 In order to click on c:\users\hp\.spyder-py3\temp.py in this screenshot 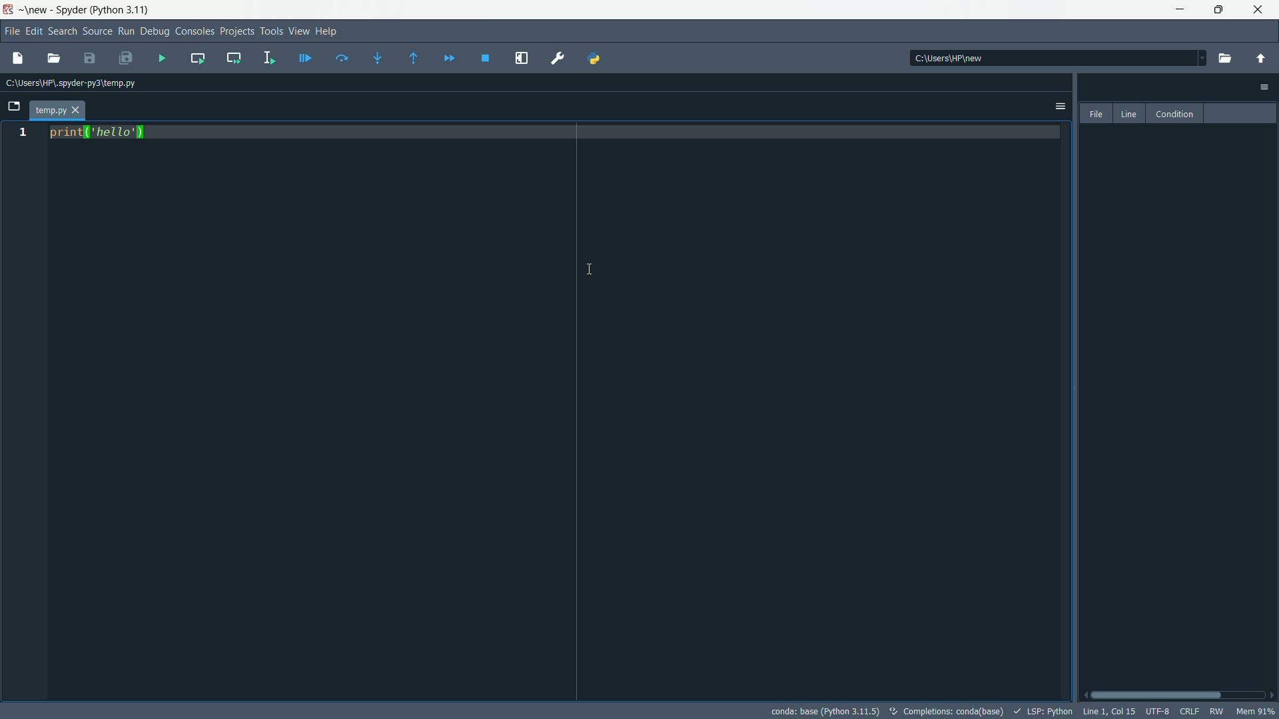, I will do `click(73, 85)`.